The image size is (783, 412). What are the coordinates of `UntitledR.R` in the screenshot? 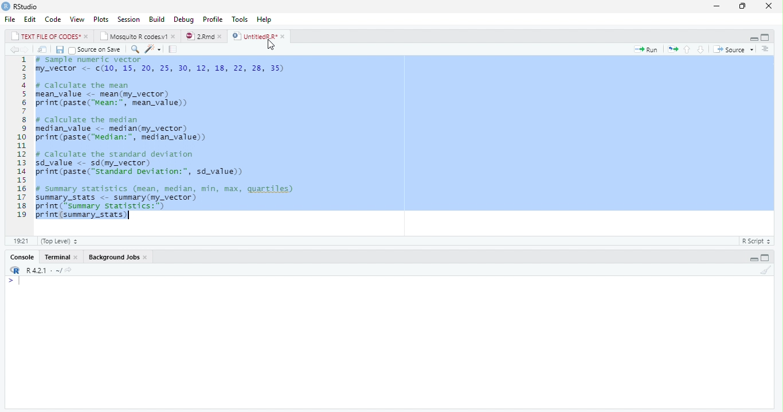 It's located at (254, 36).